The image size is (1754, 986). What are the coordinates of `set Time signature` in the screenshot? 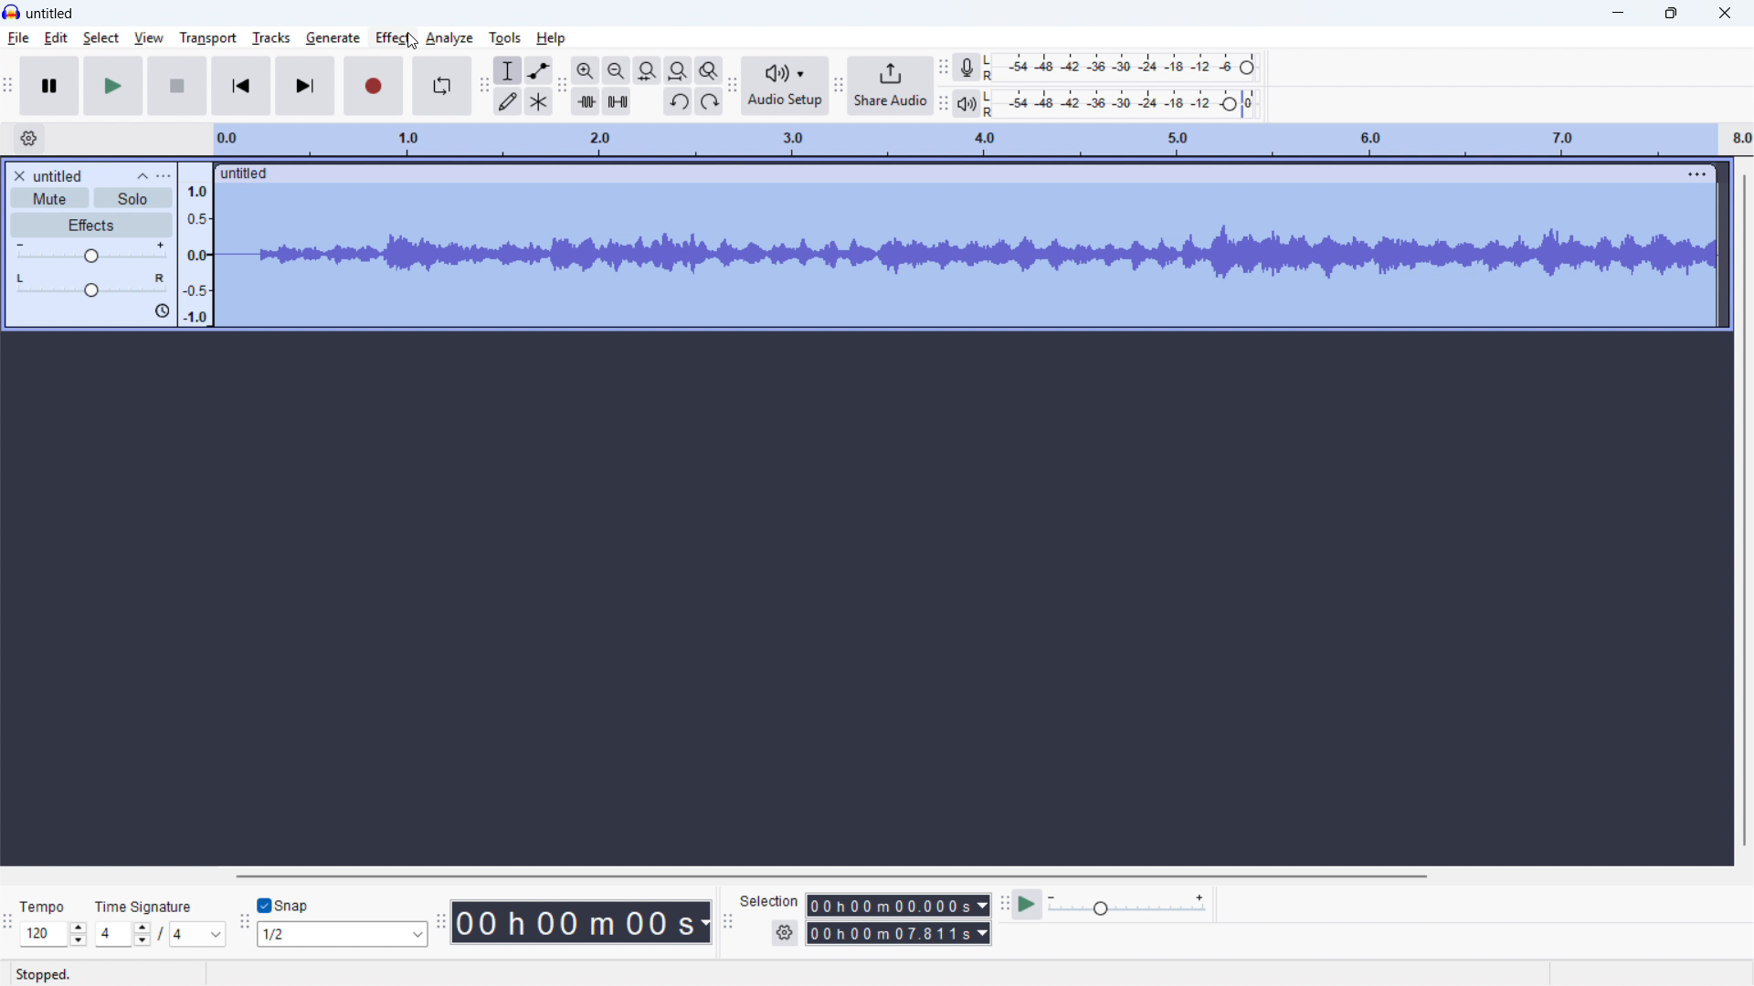 It's located at (162, 934).